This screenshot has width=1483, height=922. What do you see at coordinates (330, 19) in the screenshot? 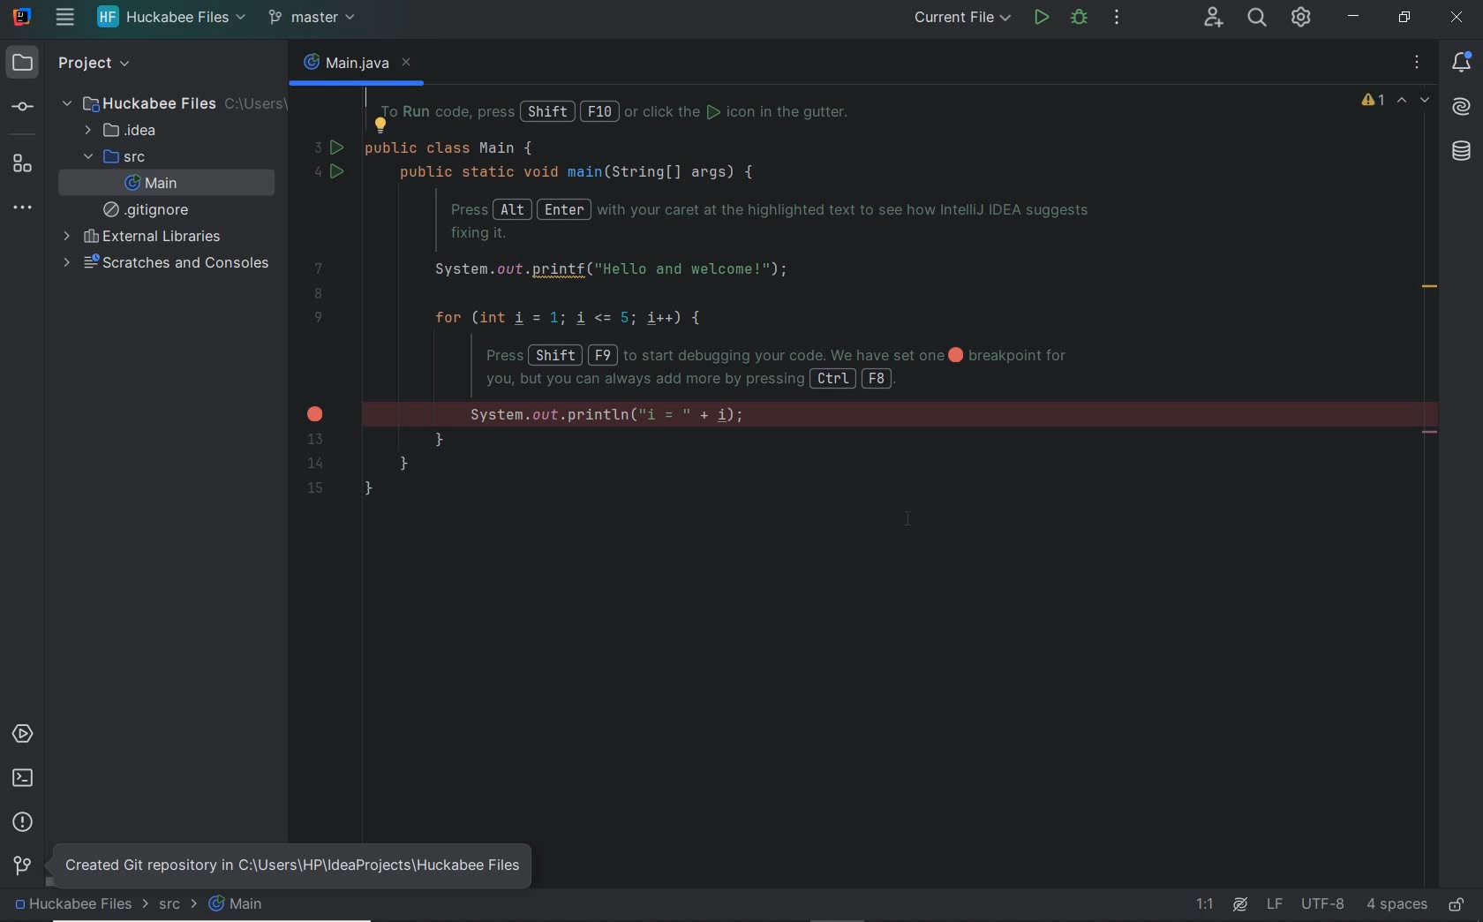
I see `version control` at bounding box center [330, 19].